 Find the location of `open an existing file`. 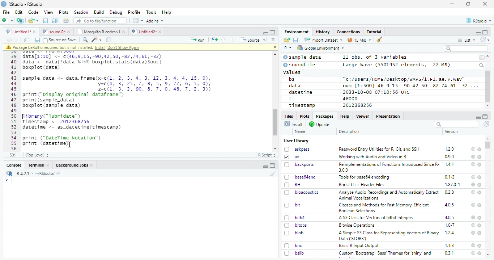

open an existing file is located at coordinates (33, 21).